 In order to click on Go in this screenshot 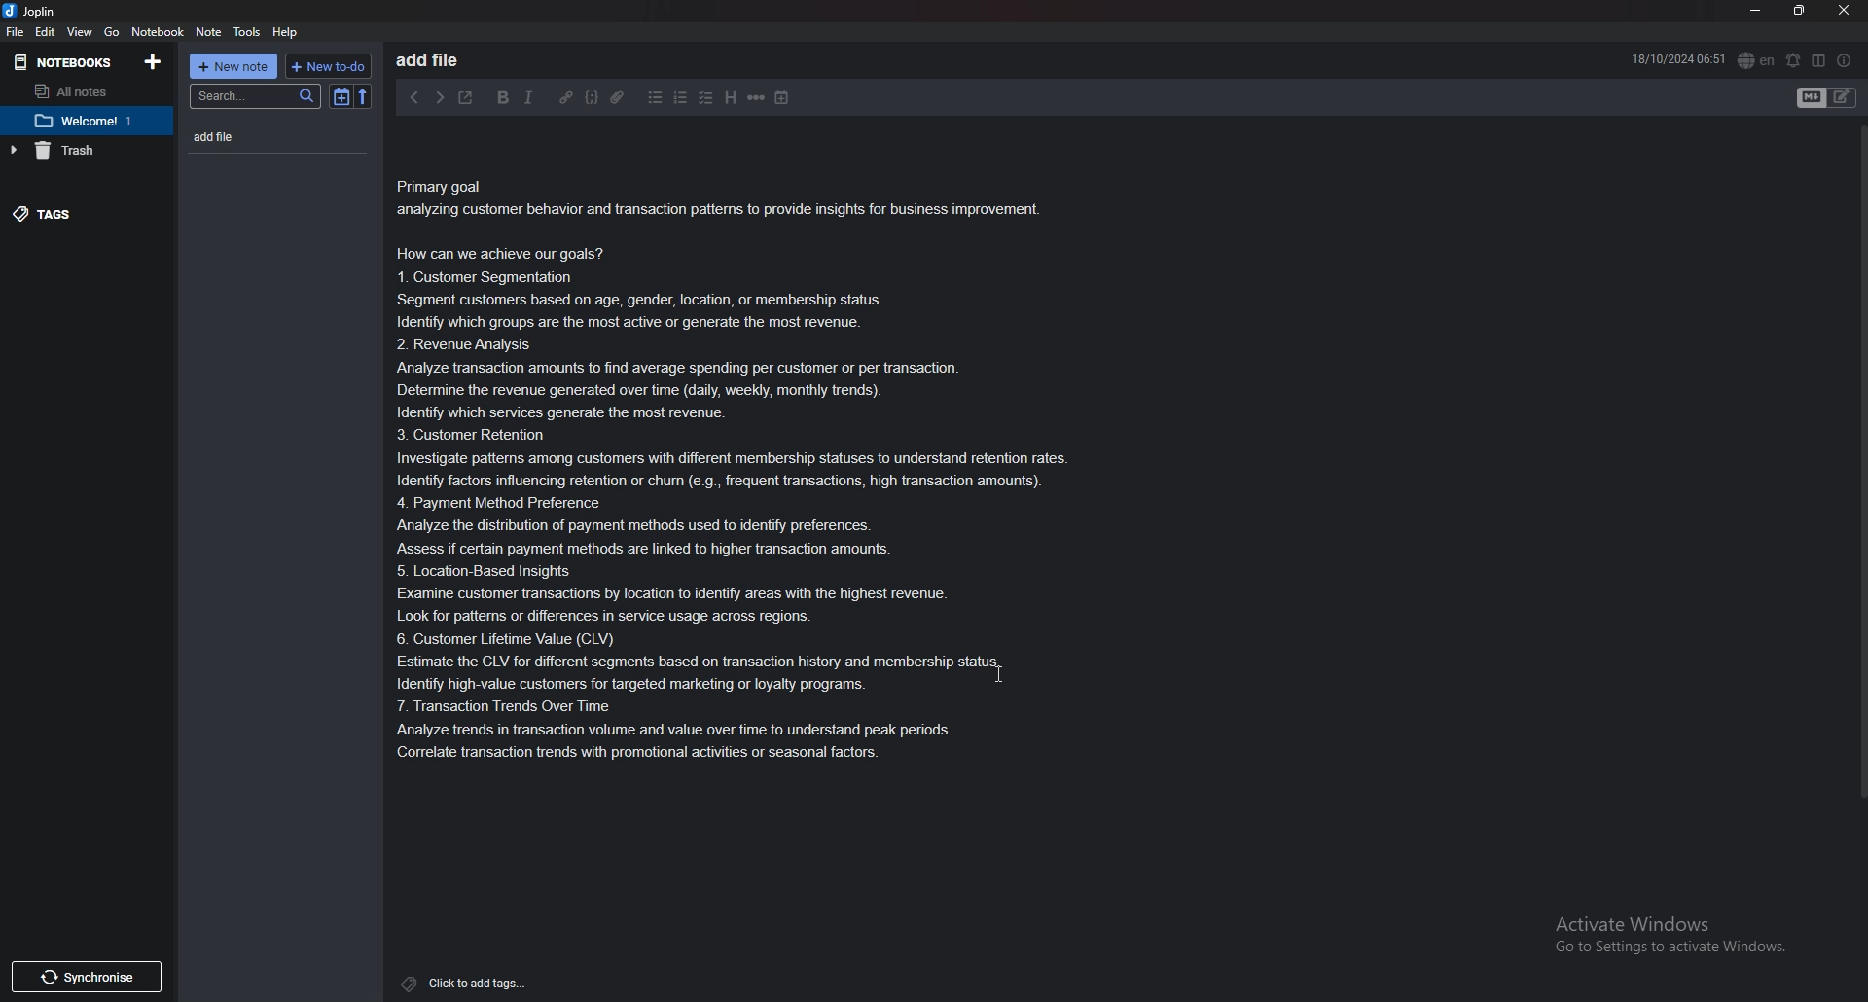, I will do `click(111, 33)`.